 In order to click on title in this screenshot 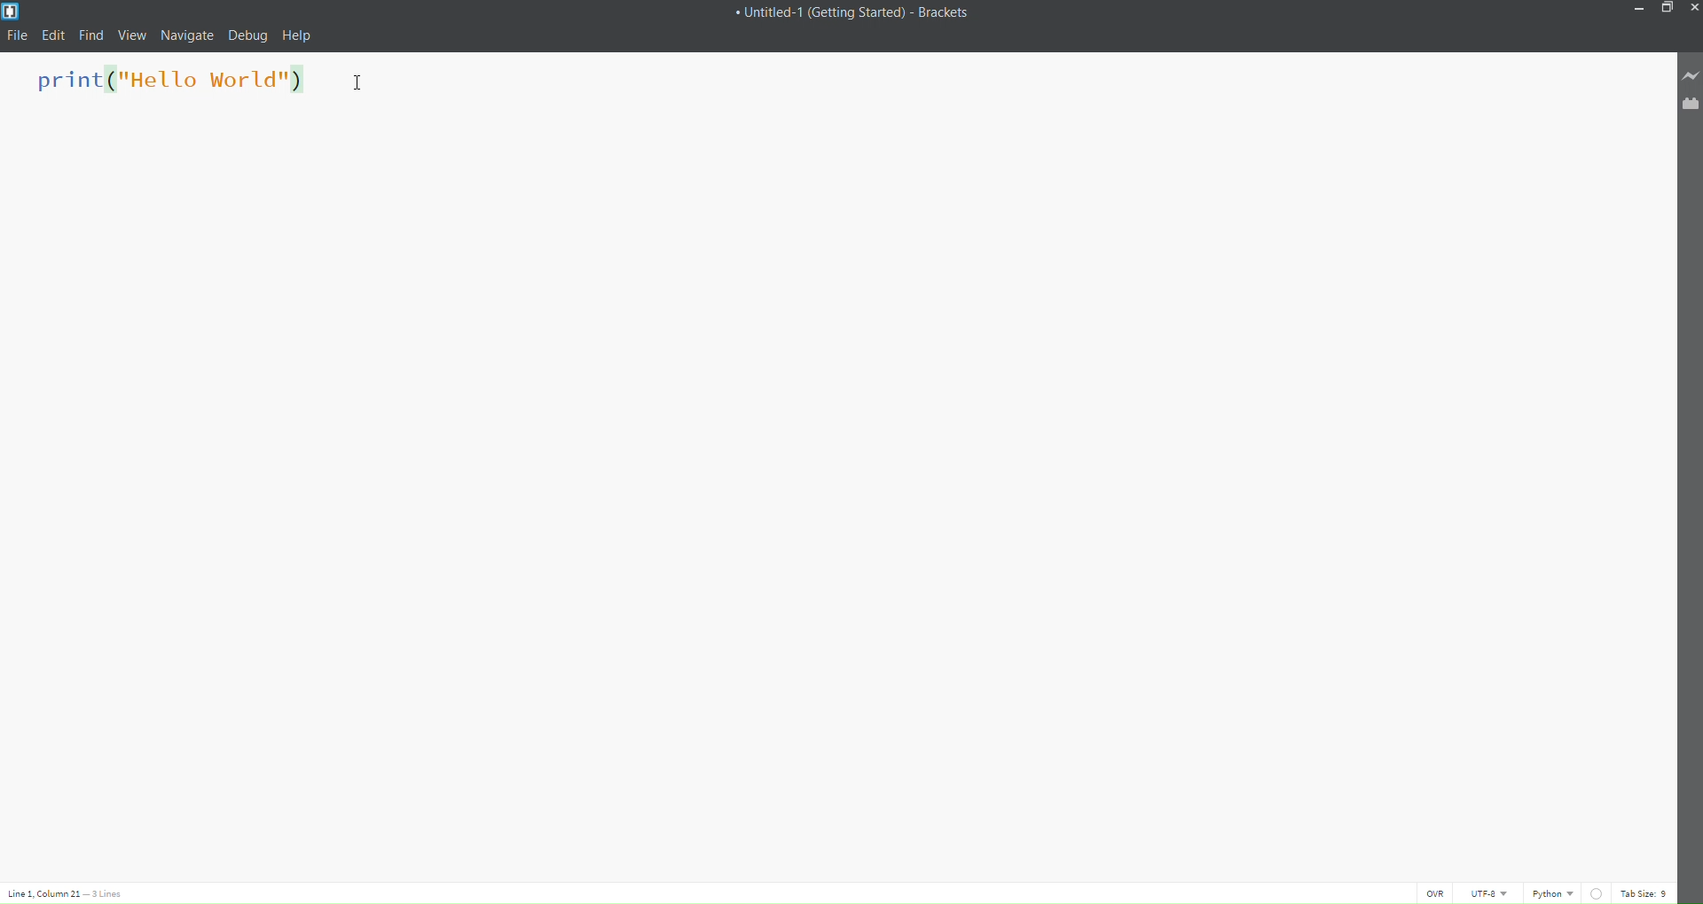, I will do `click(851, 13)`.